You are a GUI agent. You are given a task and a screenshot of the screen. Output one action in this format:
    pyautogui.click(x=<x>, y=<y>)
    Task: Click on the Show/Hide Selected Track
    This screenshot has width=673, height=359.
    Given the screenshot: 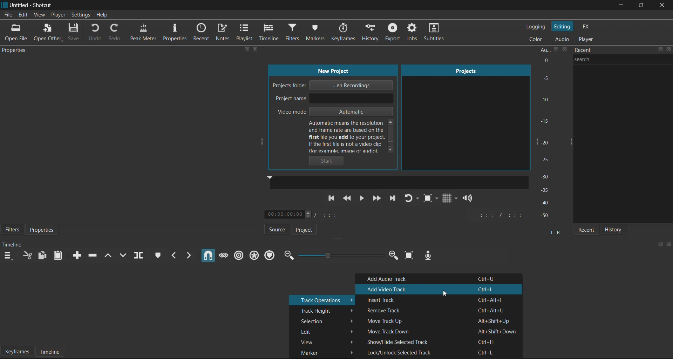 What is the action you would take?
    pyautogui.click(x=440, y=341)
    